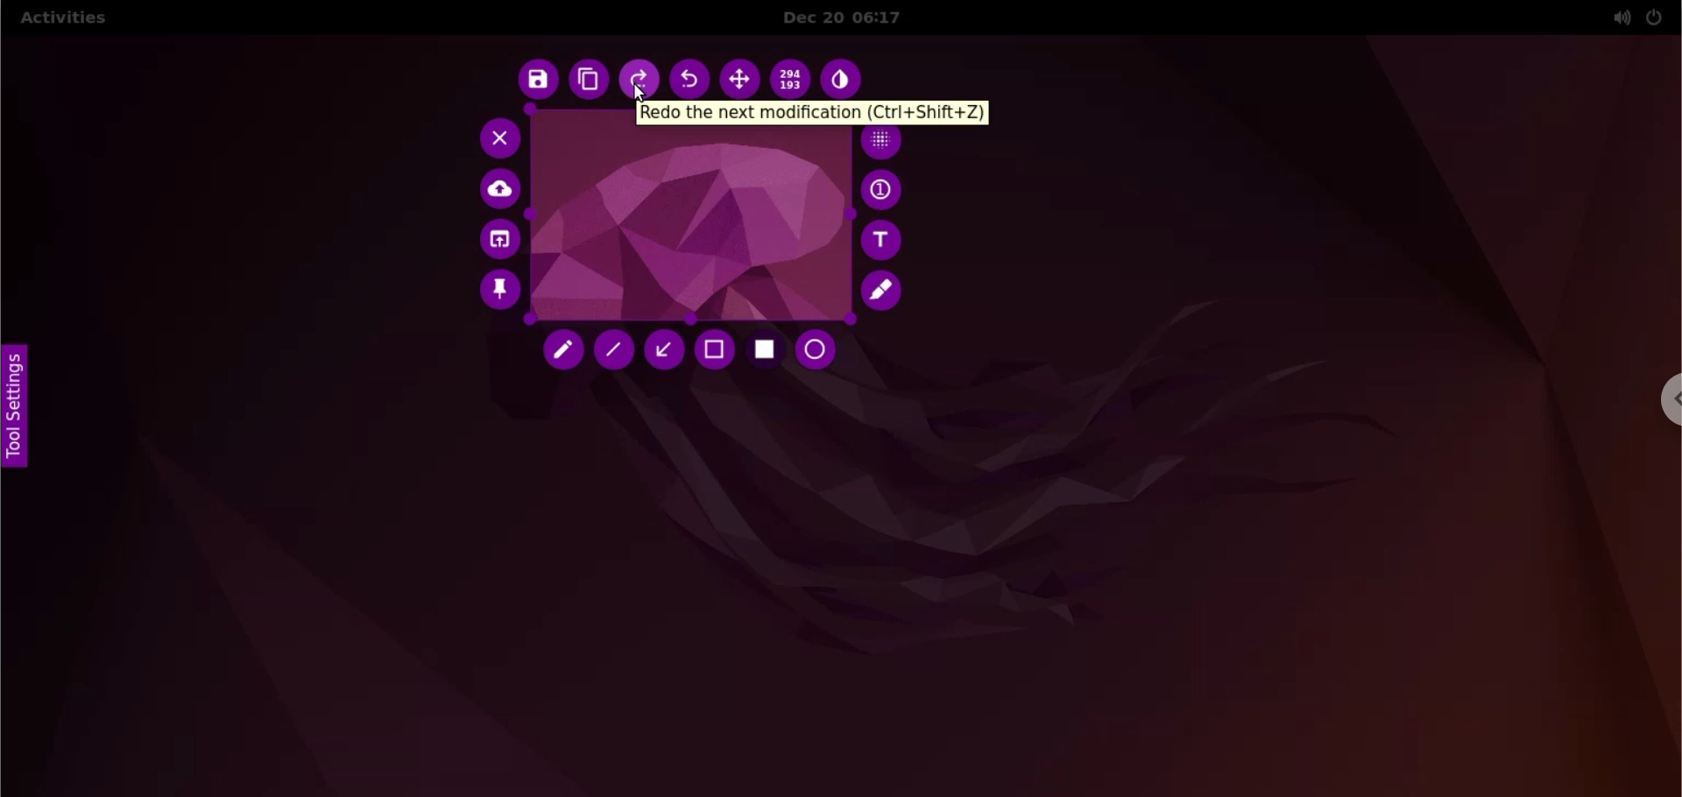 The height and width of the screenshot is (797, 1682). Describe the element at coordinates (534, 81) in the screenshot. I see `save` at that location.